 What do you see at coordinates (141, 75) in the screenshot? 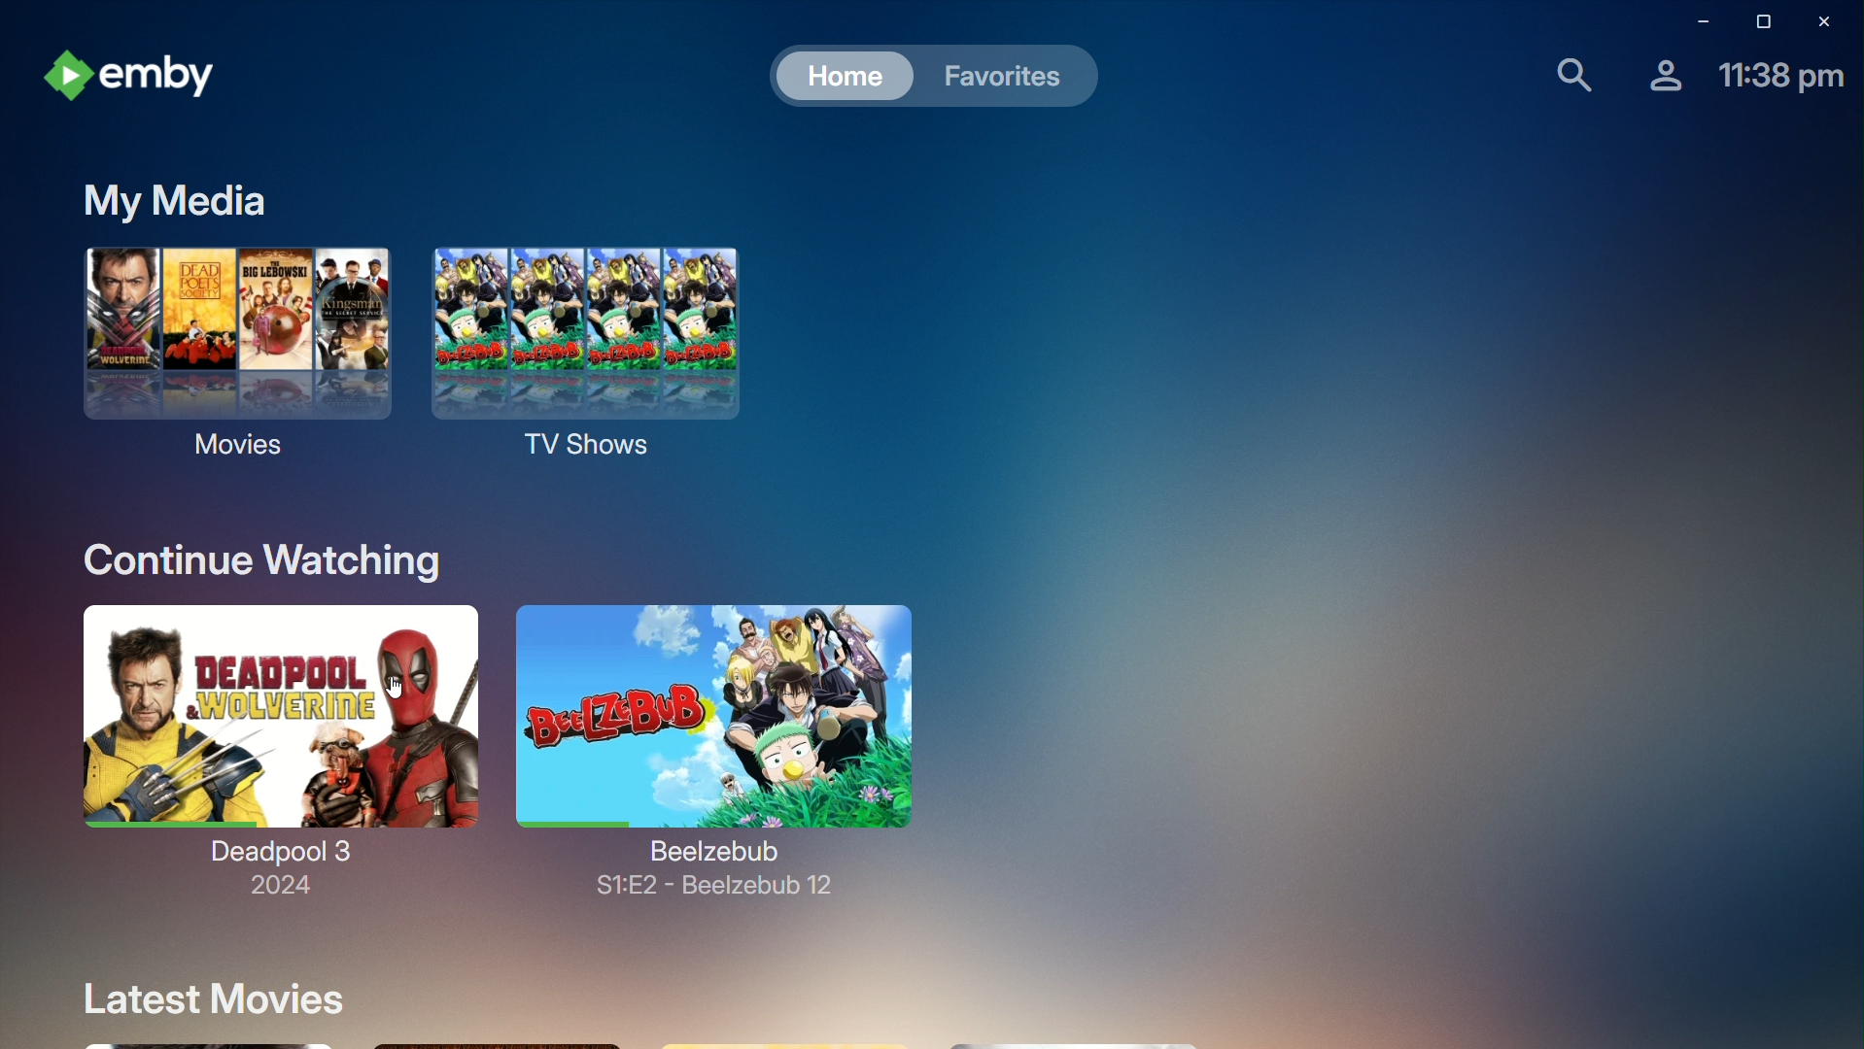
I see `emby` at bounding box center [141, 75].